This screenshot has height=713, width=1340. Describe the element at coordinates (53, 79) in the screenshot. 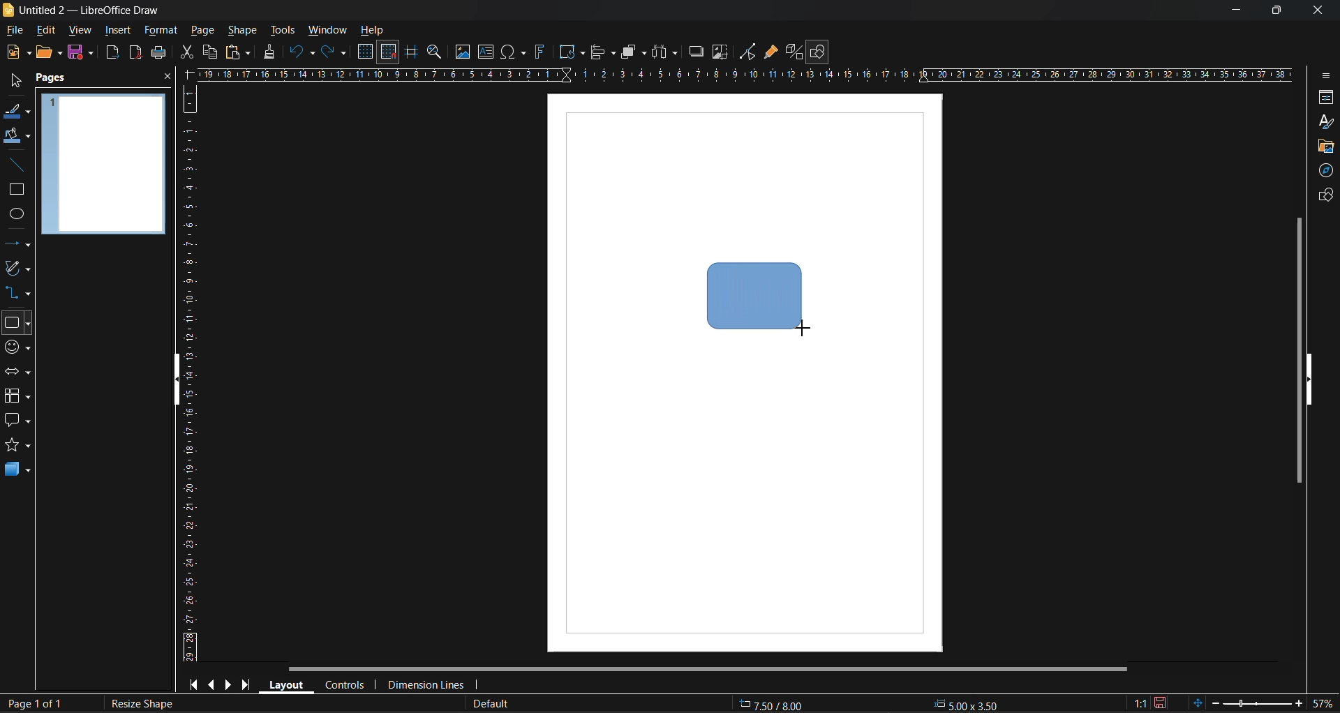

I see `pages` at that location.